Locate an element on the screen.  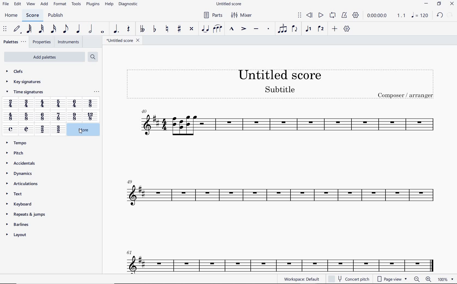
PALETTES is located at coordinates (15, 42).